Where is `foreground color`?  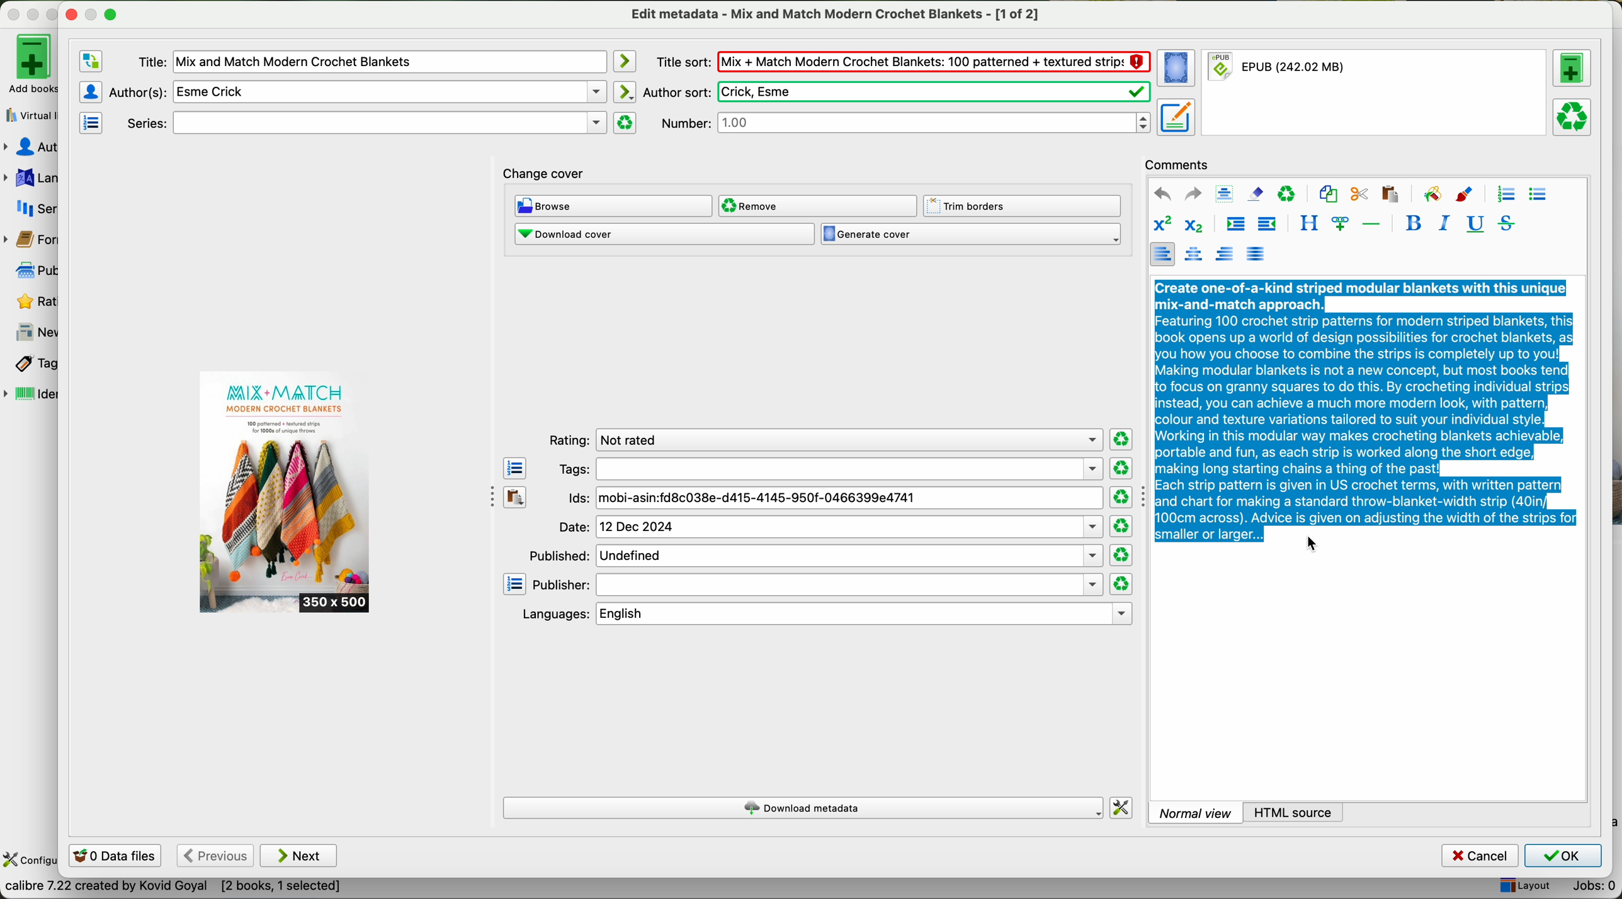
foreground color is located at coordinates (1465, 196).